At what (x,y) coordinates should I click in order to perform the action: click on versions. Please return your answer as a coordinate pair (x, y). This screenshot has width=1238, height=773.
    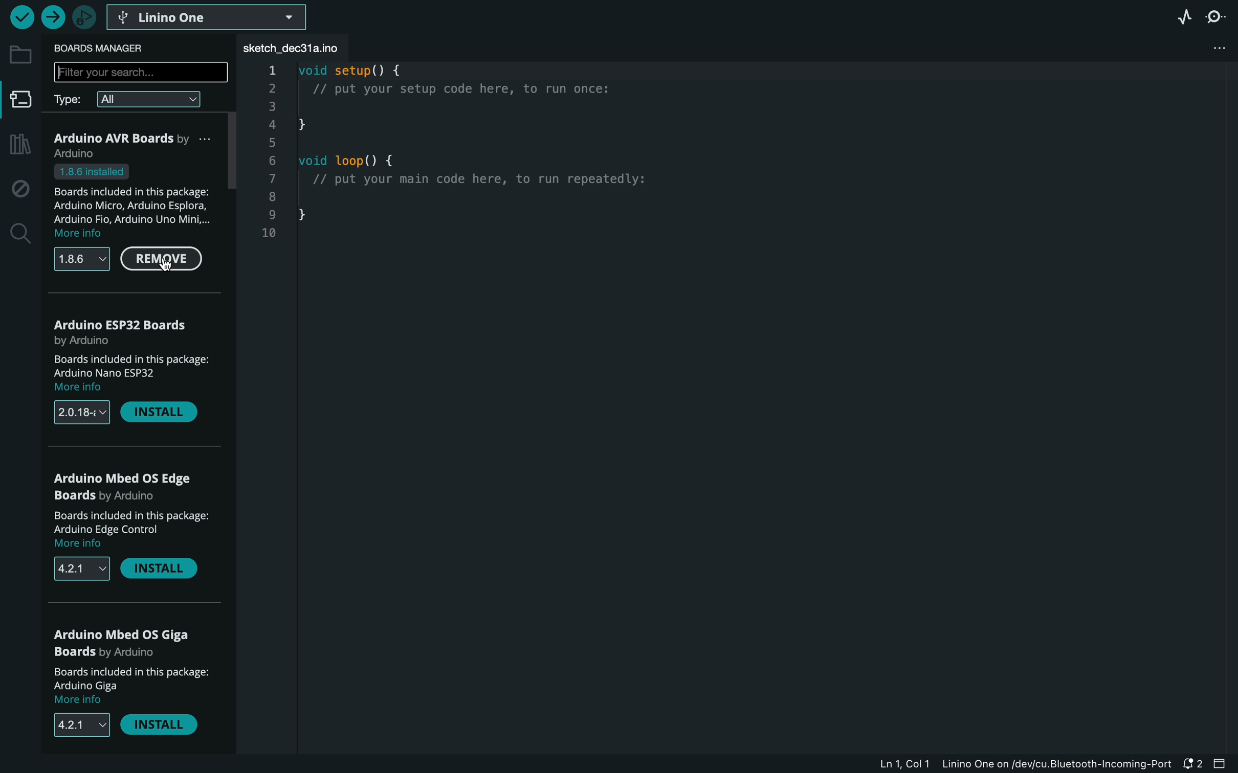
    Looking at the image, I should click on (81, 260).